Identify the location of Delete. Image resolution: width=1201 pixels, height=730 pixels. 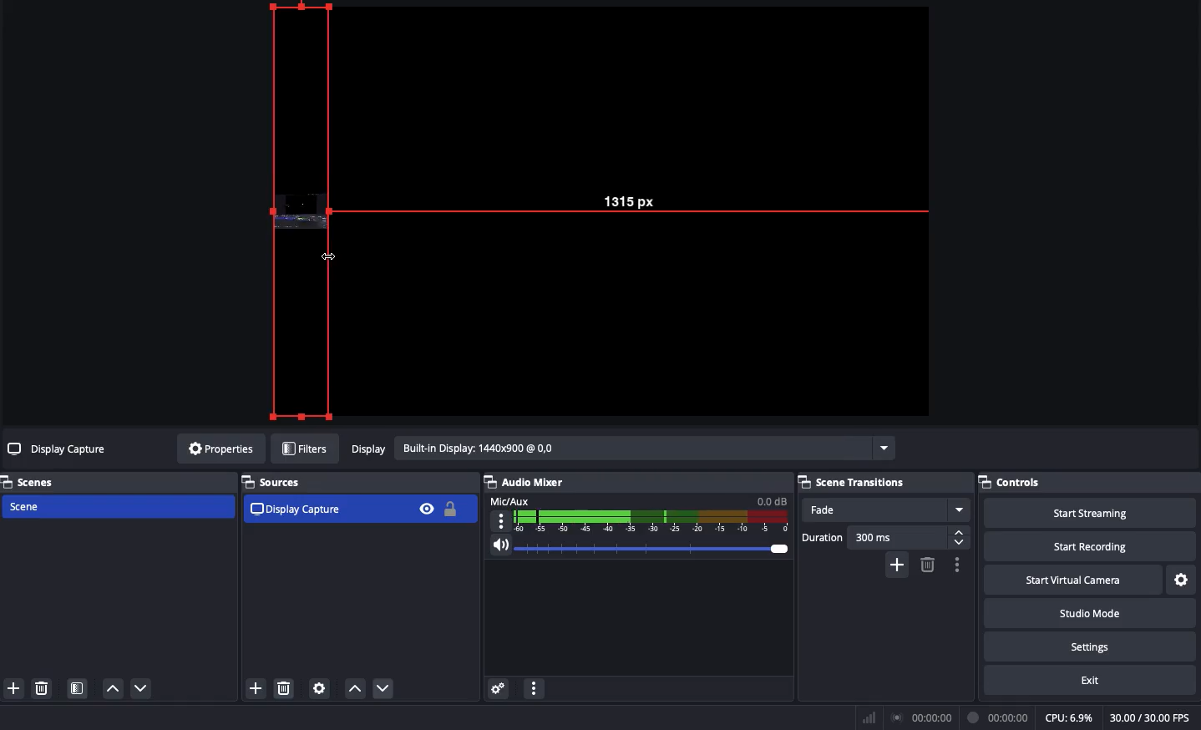
(40, 688).